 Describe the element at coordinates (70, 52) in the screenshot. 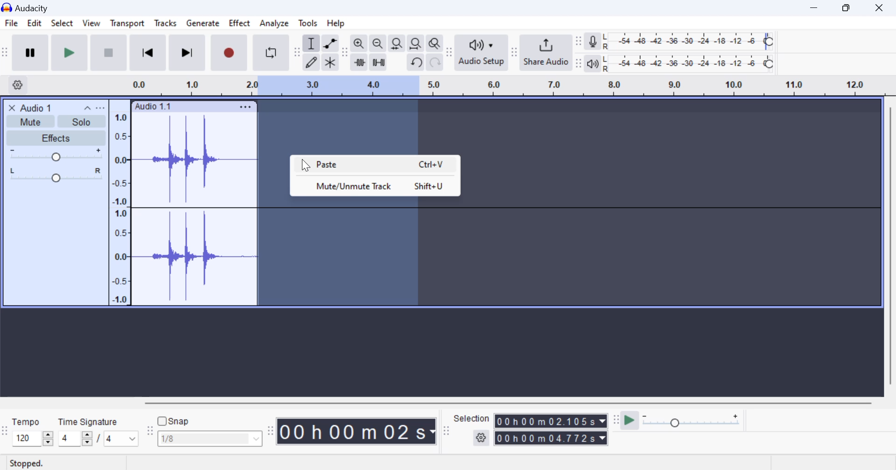

I see `Play` at that location.